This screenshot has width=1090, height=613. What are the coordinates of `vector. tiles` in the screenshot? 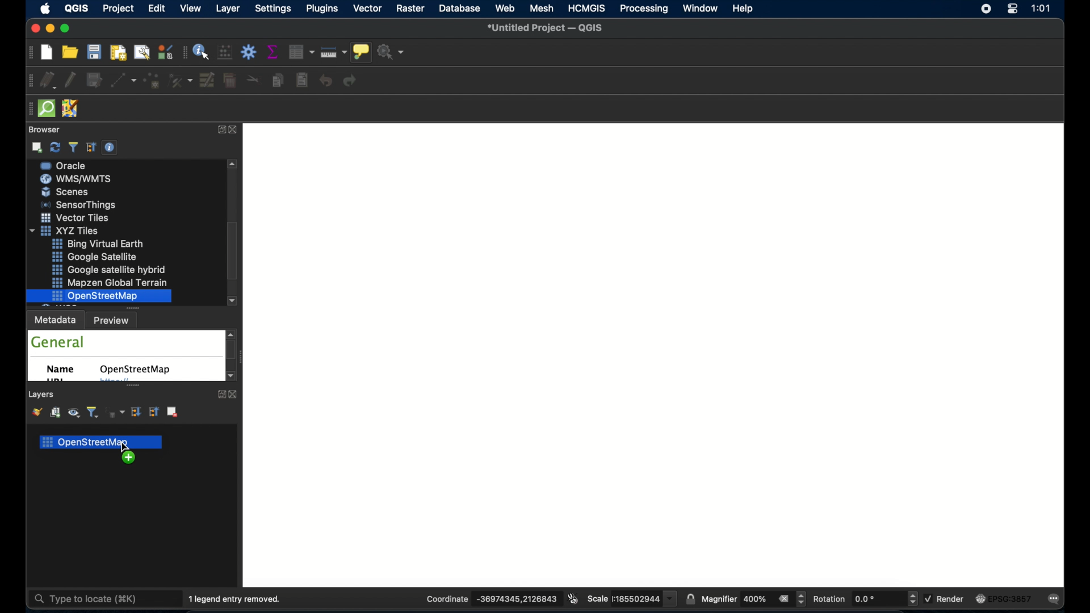 It's located at (107, 257).